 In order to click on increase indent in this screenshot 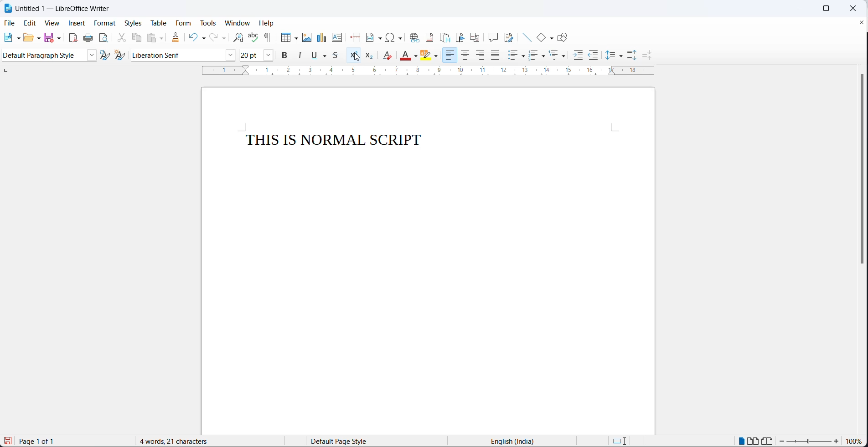, I will do `click(577, 56)`.